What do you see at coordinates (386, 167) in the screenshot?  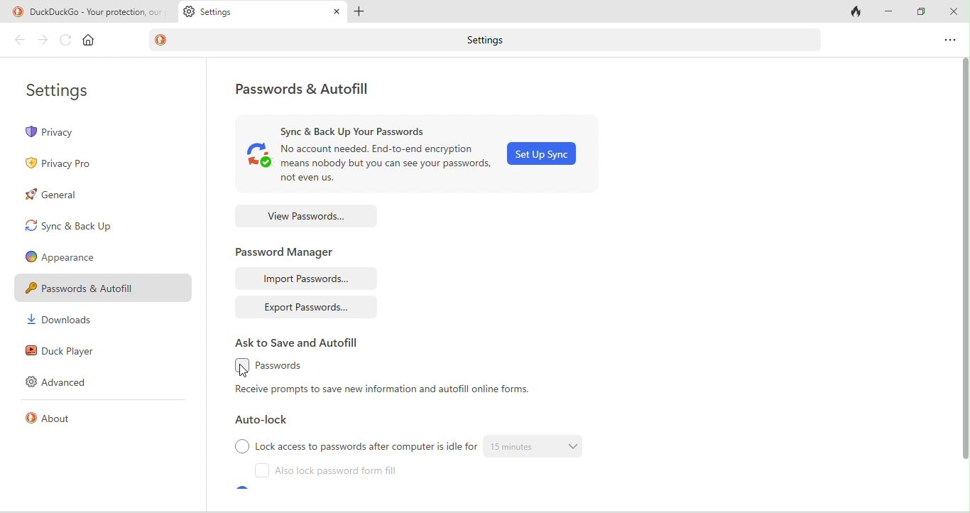 I see `No account needed. End-to-end encryption means nobody but you can see your passwords ,not even us.` at bounding box center [386, 167].